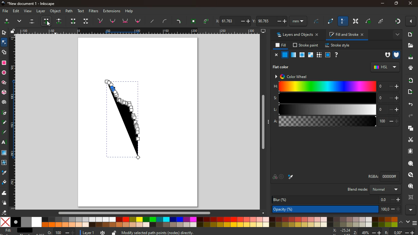  I want to click on send, so click(411, 92).